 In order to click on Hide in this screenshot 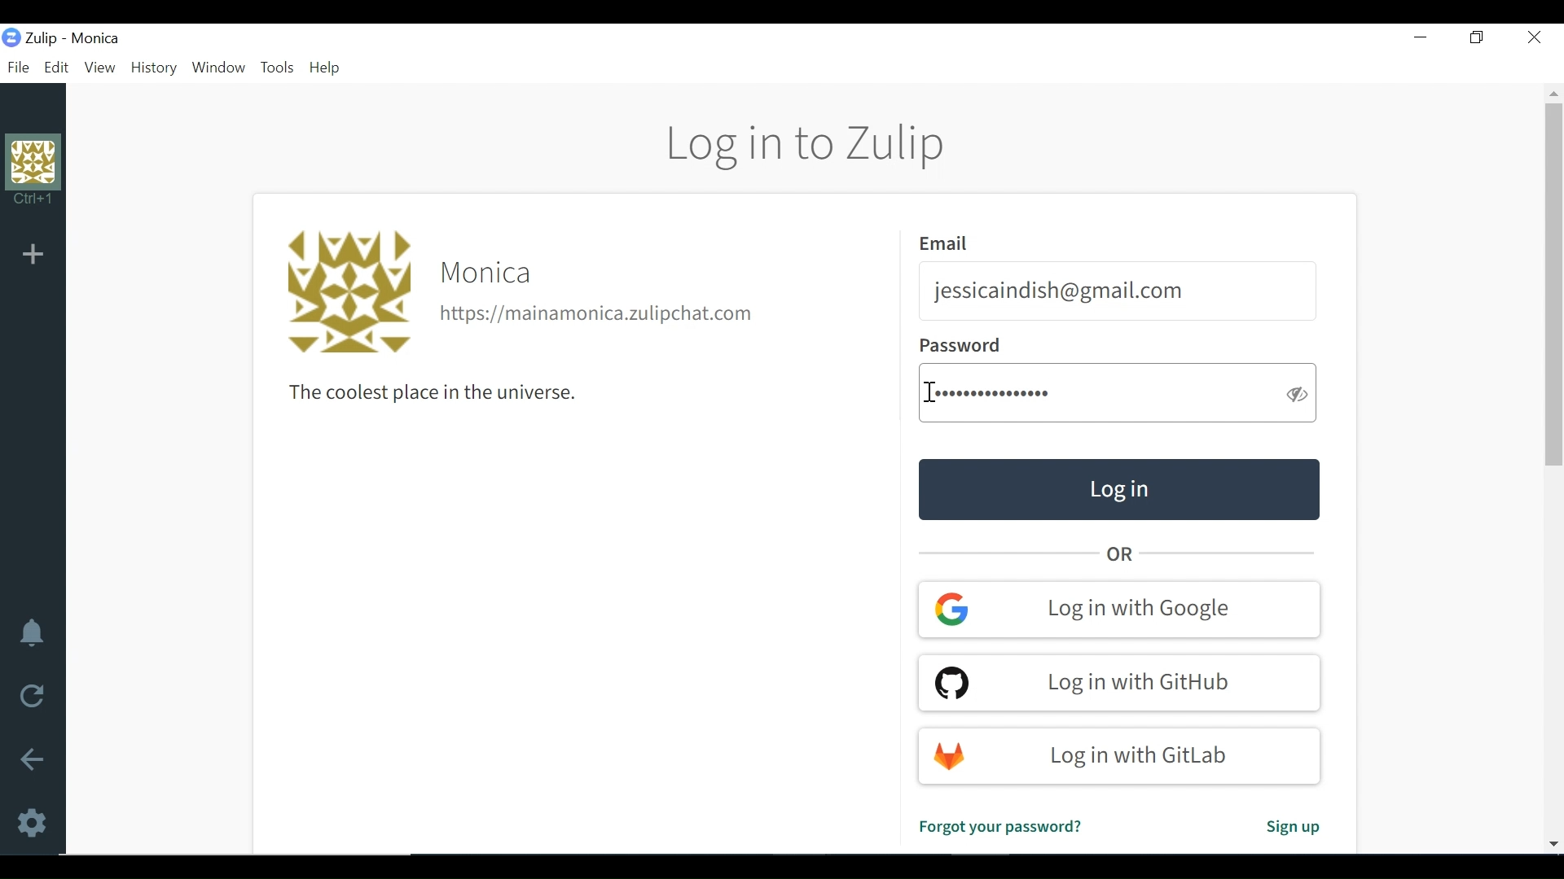, I will do `click(1298, 393)`.